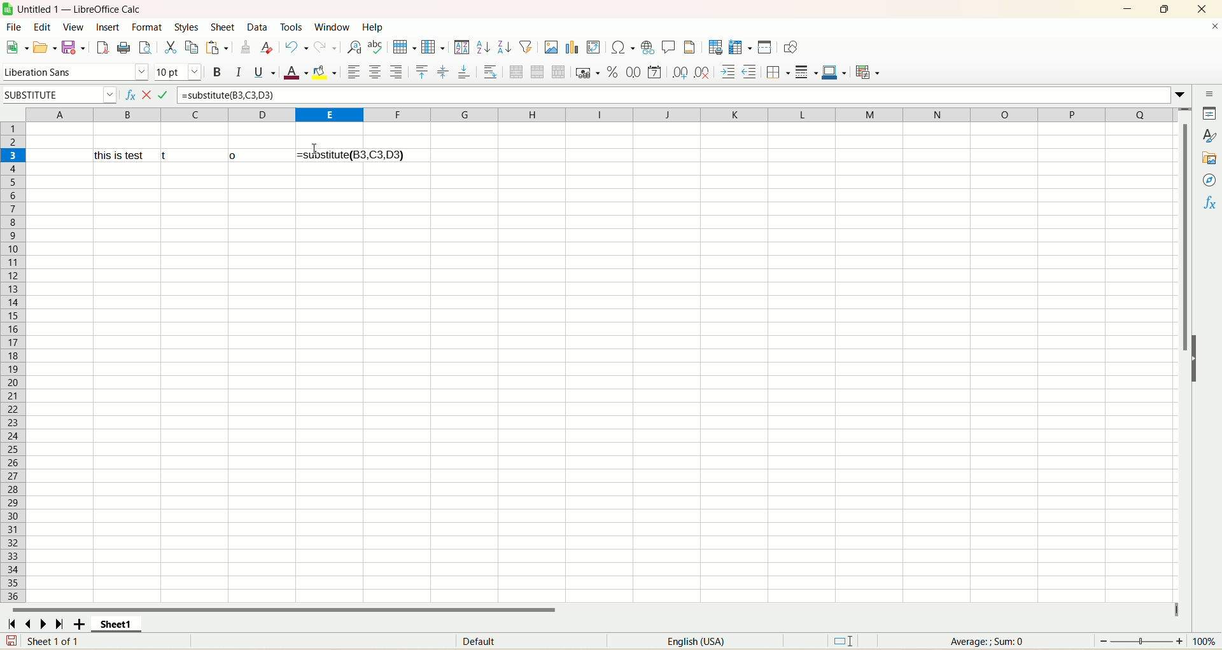  What do you see at coordinates (16, 28) in the screenshot?
I see `file` at bounding box center [16, 28].